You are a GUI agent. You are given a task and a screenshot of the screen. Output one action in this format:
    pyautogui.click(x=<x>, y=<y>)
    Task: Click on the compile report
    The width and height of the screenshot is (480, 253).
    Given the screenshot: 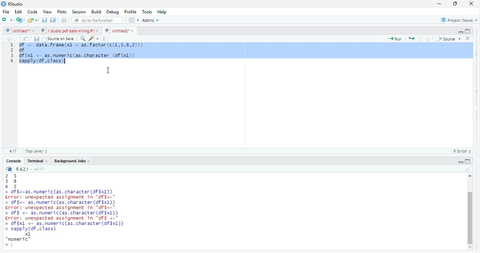 What is the action you would take?
    pyautogui.click(x=106, y=39)
    